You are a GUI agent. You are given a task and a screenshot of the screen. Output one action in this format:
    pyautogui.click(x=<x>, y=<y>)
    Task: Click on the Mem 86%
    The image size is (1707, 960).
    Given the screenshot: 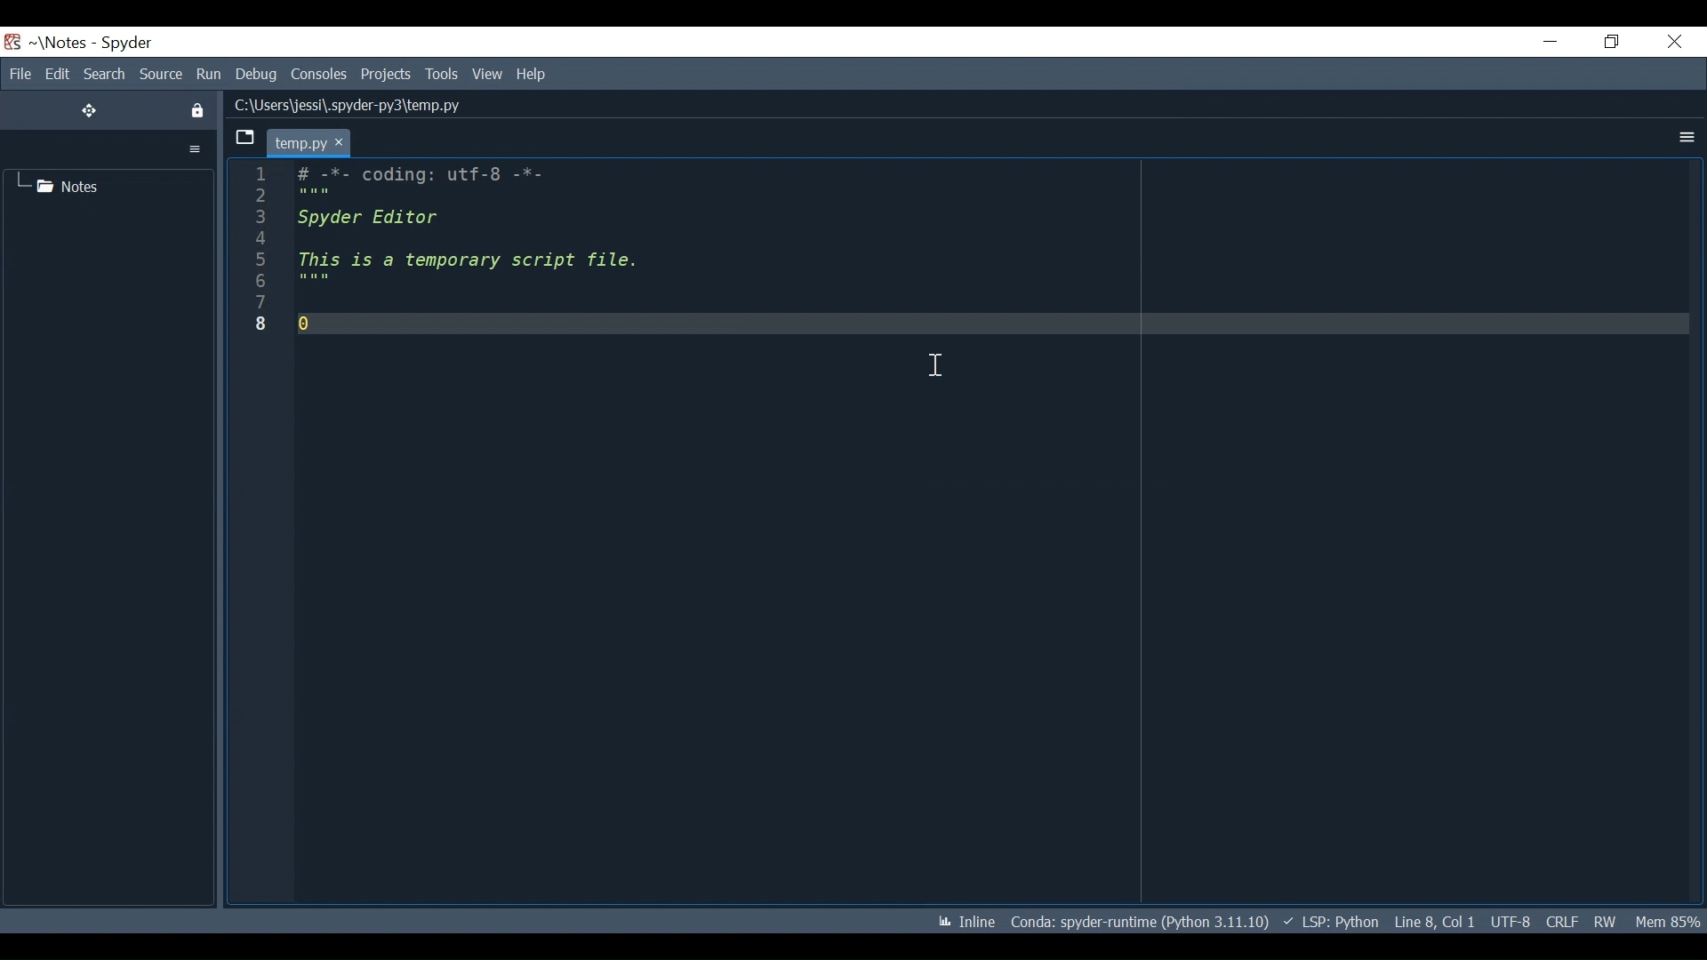 What is the action you would take?
    pyautogui.click(x=1669, y=923)
    